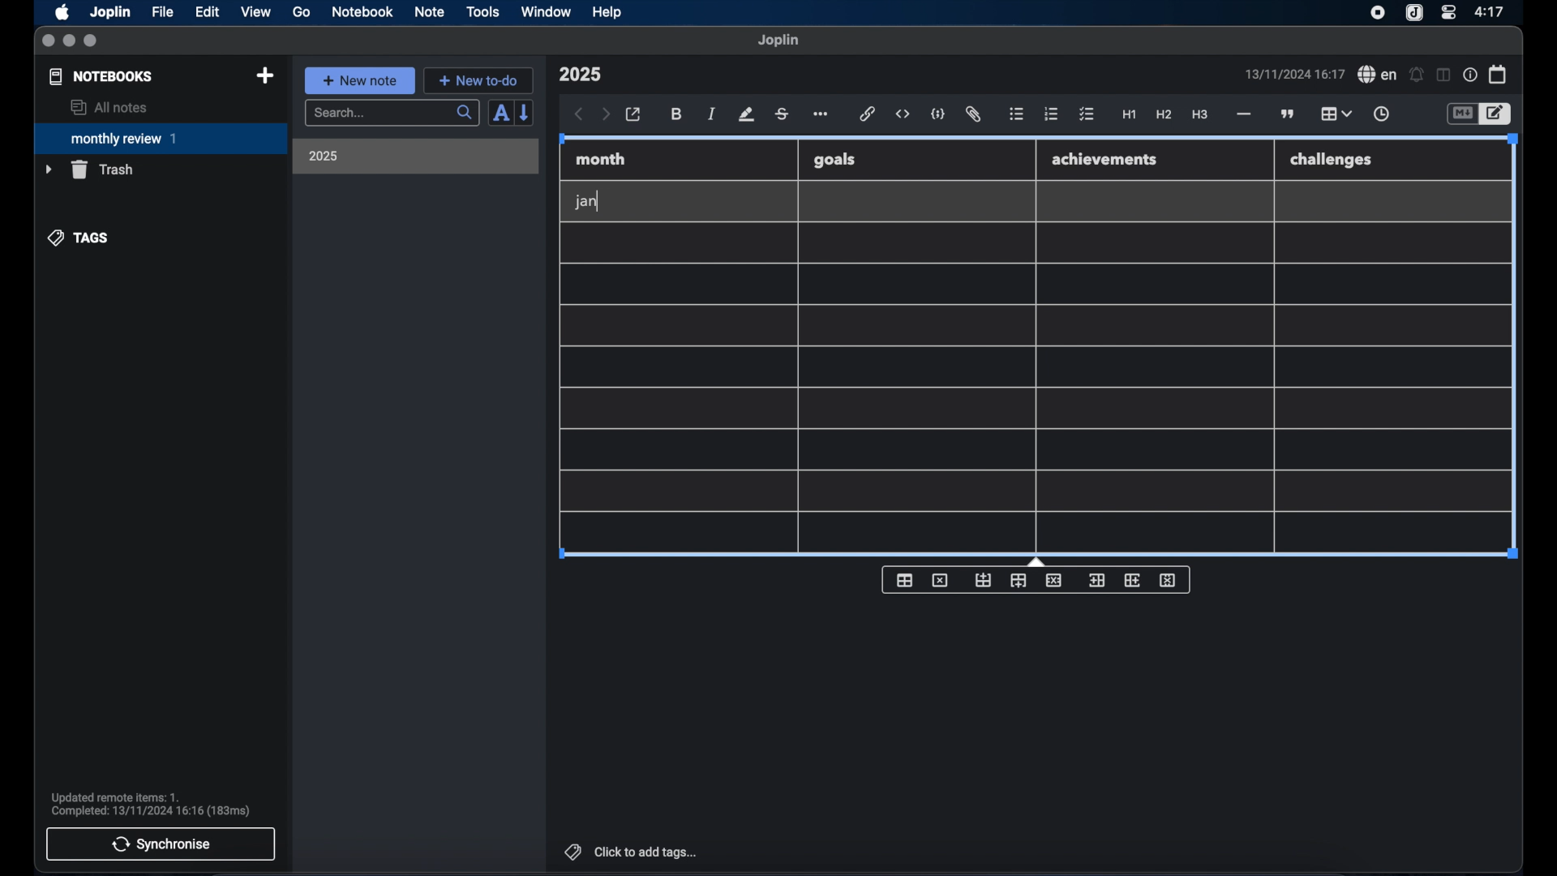  I want to click on note, so click(430, 11).